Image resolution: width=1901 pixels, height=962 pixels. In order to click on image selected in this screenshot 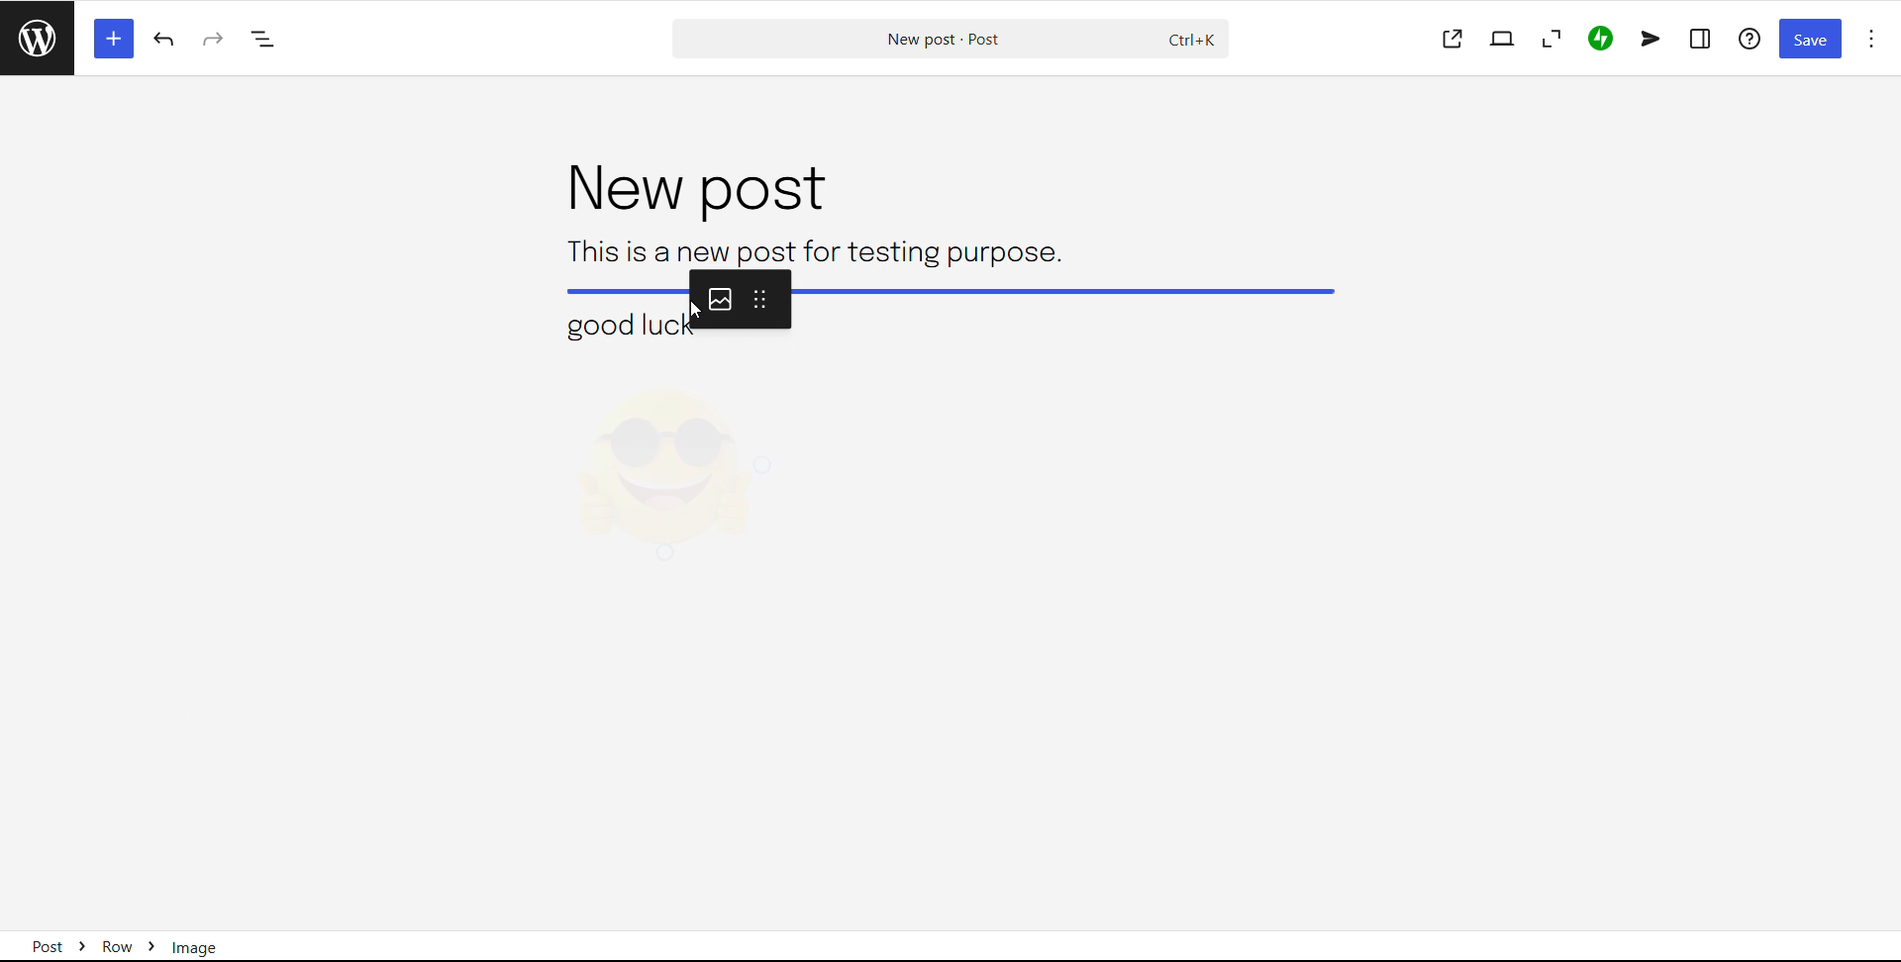, I will do `click(670, 472)`.